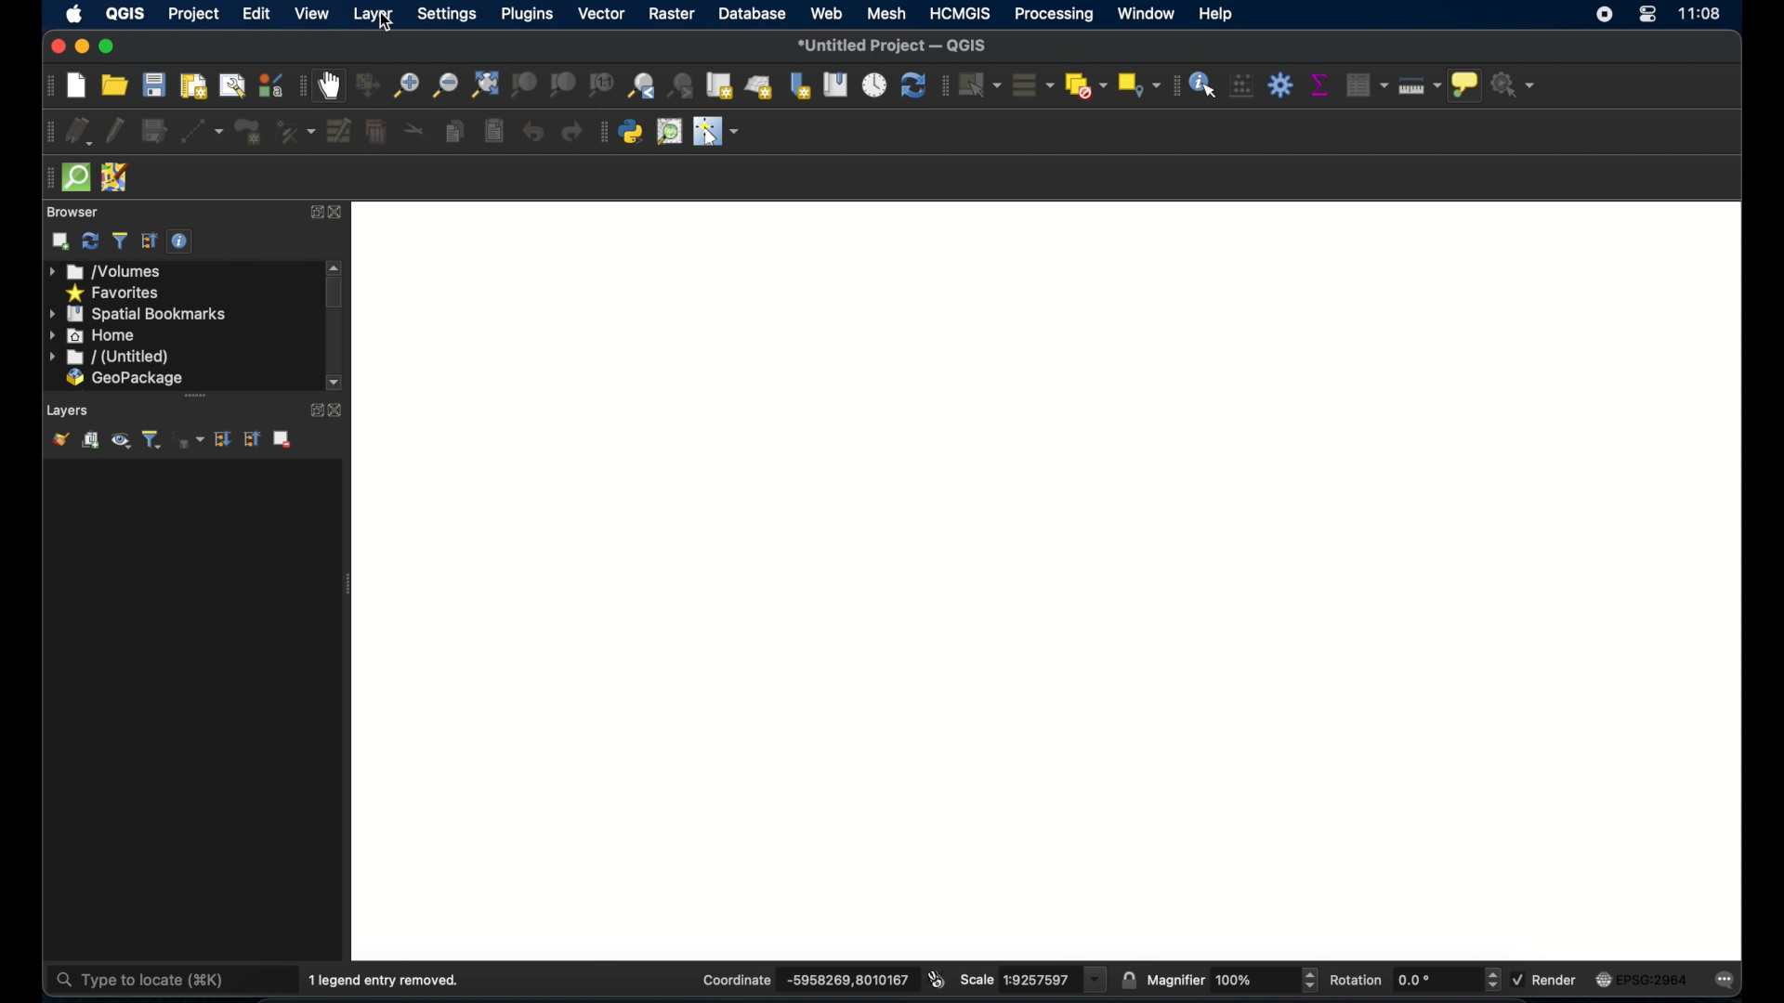 The width and height of the screenshot is (1784, 1003). What do you see at coordinates (114, 176) in the screenshot?
I see `josh remote` at bounding box center [114, 176].